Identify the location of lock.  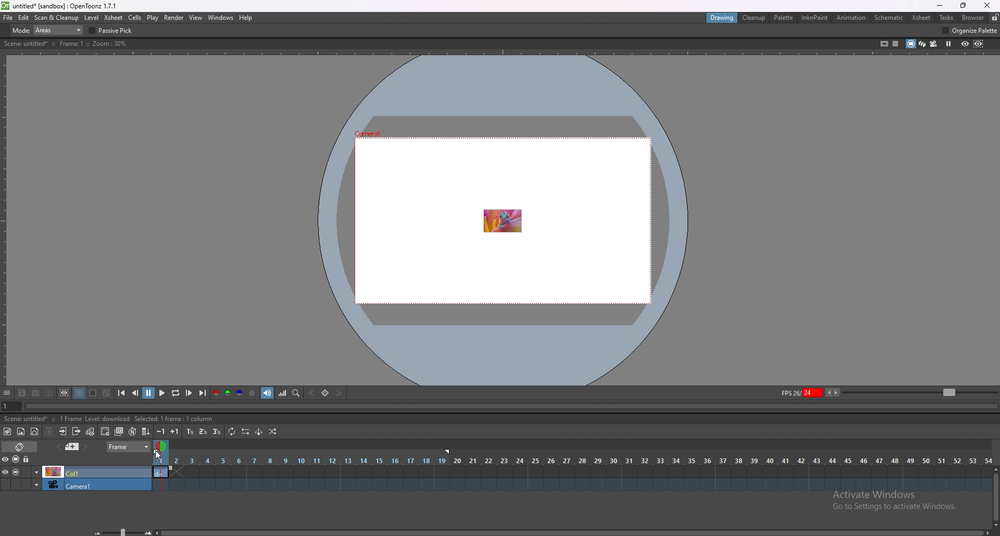
(995, 17).